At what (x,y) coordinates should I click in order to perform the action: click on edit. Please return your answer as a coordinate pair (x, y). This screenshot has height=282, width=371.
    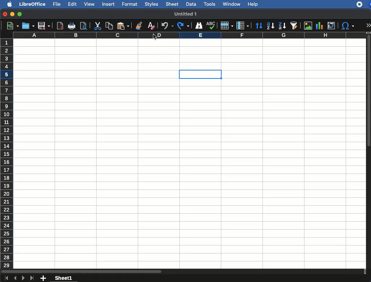
    Looking at the image, I should click on (72, 4).